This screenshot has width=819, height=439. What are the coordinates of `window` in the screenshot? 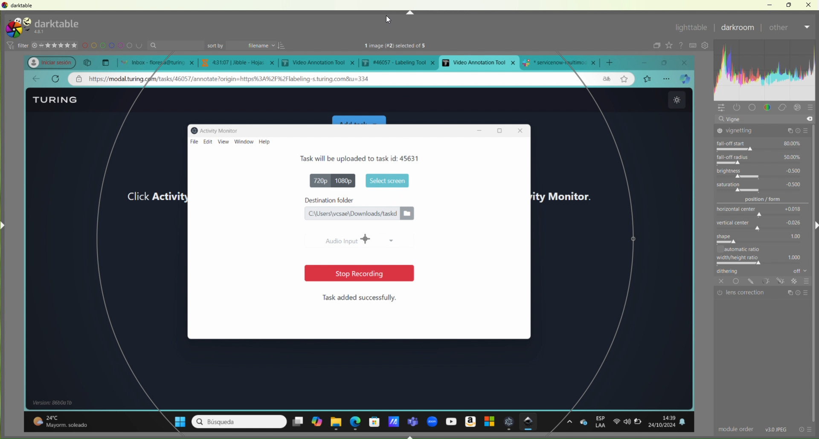 It's located at (244, 142).